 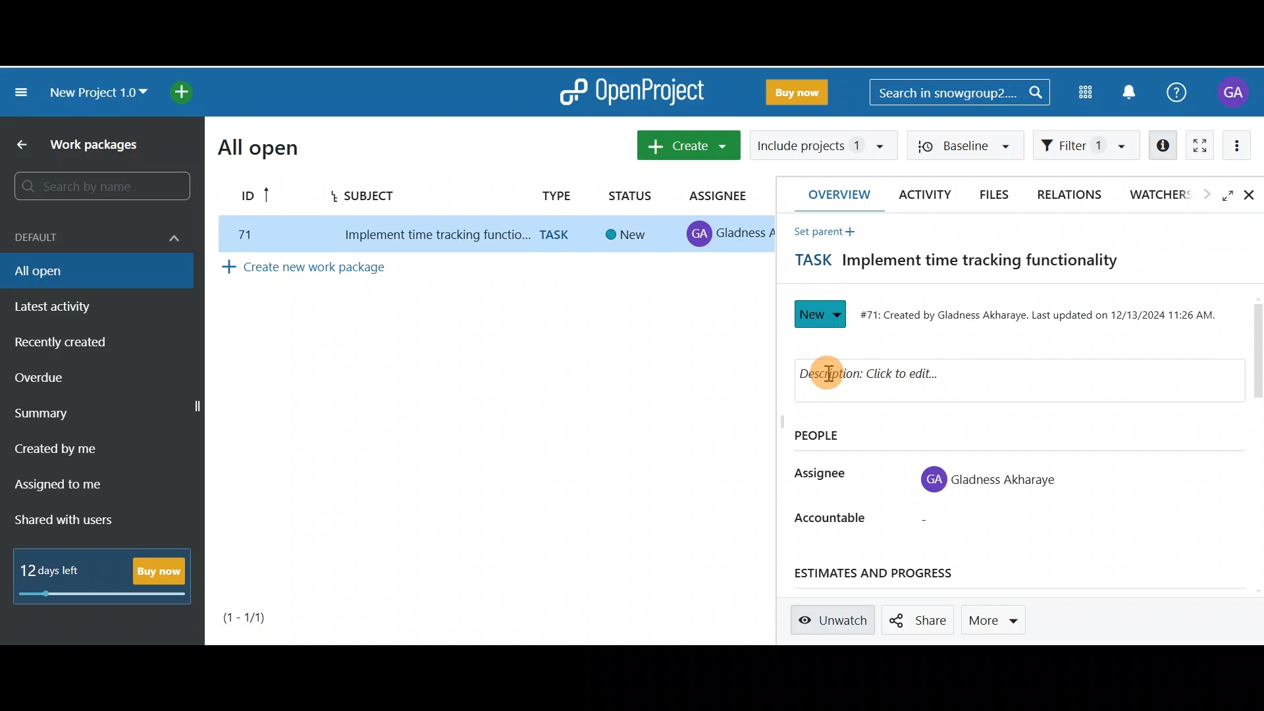 What do you see at coordinates (835, 620) in the screenshot?
I see `Unwatch` at bounding box center [835, 620].